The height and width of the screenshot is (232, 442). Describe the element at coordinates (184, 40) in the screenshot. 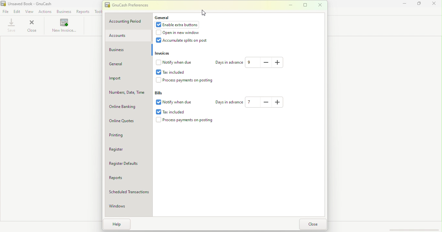

I see `Accumulate splits on post` at that location.